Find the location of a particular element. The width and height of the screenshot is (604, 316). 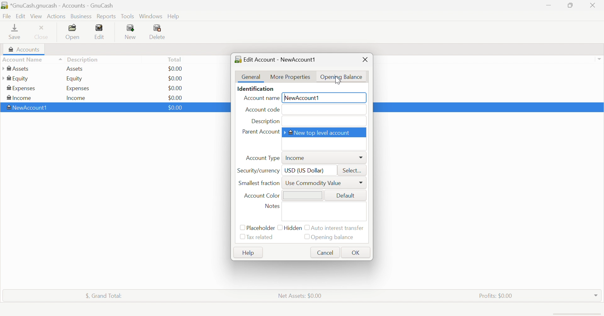

OK is located at coordinates (356, 253).